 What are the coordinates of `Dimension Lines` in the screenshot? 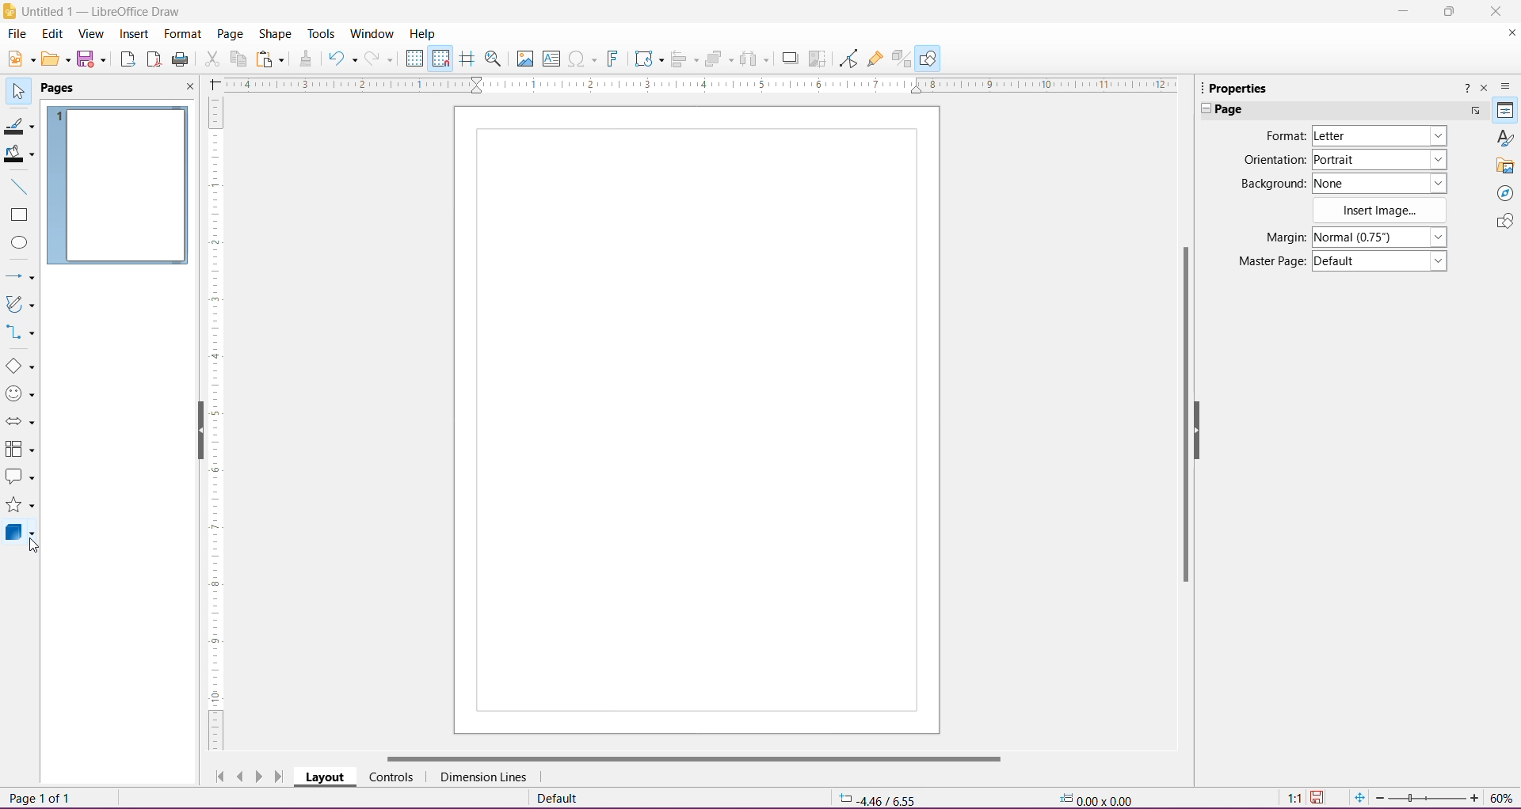 It's located at (485, 777).